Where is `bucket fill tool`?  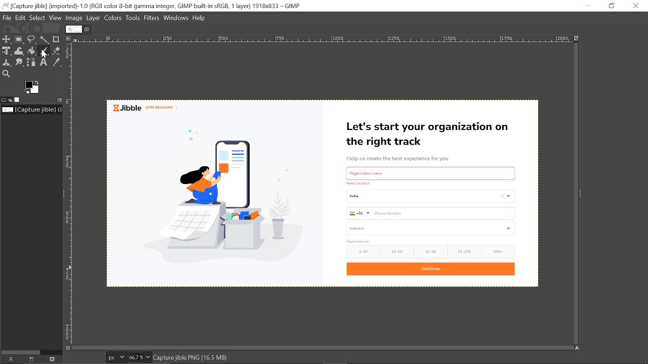
bucket fill tool is located at coordinates (32, 52).